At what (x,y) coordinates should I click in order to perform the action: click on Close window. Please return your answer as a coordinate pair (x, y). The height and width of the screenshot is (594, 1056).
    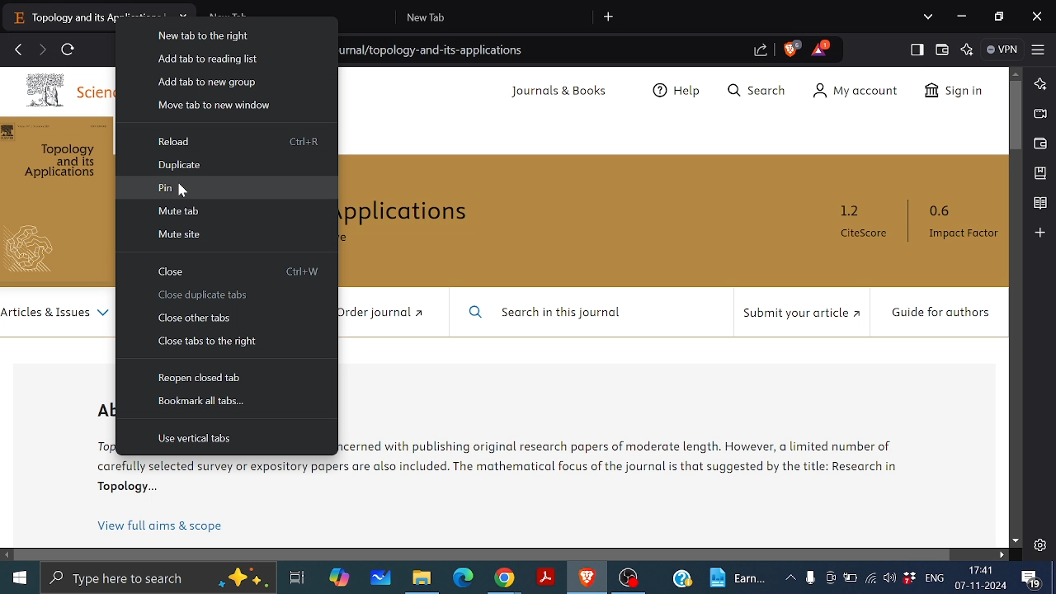
    Looking at the image, I should click on (1039, 16).